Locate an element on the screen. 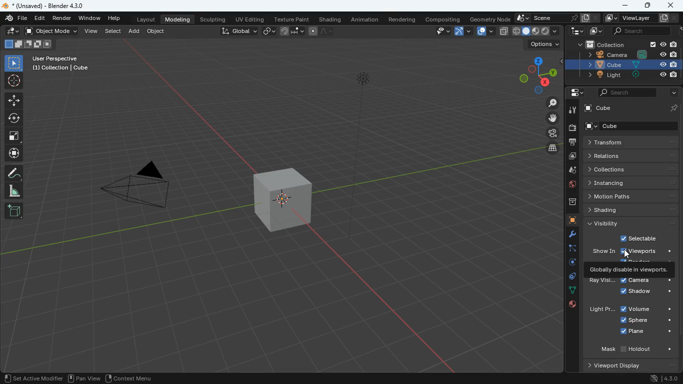  draw is located at coordinates (14, 173).